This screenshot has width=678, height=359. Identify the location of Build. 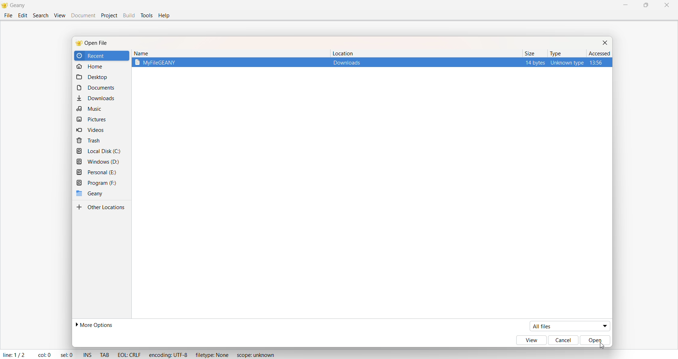
(129, 16).